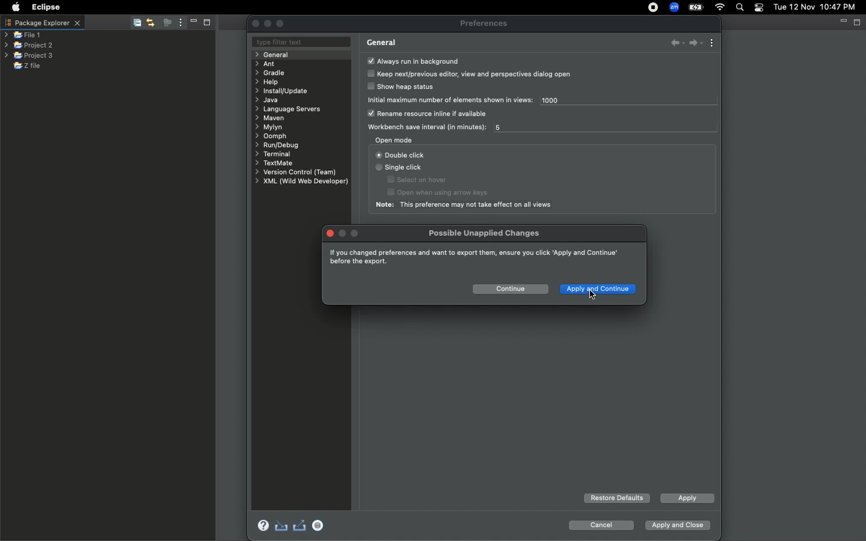 This screenshot has height=541, width=866. What do you see at coordinates (686, 500) in the screenshot?
I see `Apply` at bounding box center [686, 500].